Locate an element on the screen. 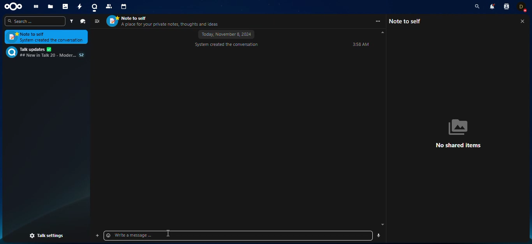  more is located at coordinates (378, 21).